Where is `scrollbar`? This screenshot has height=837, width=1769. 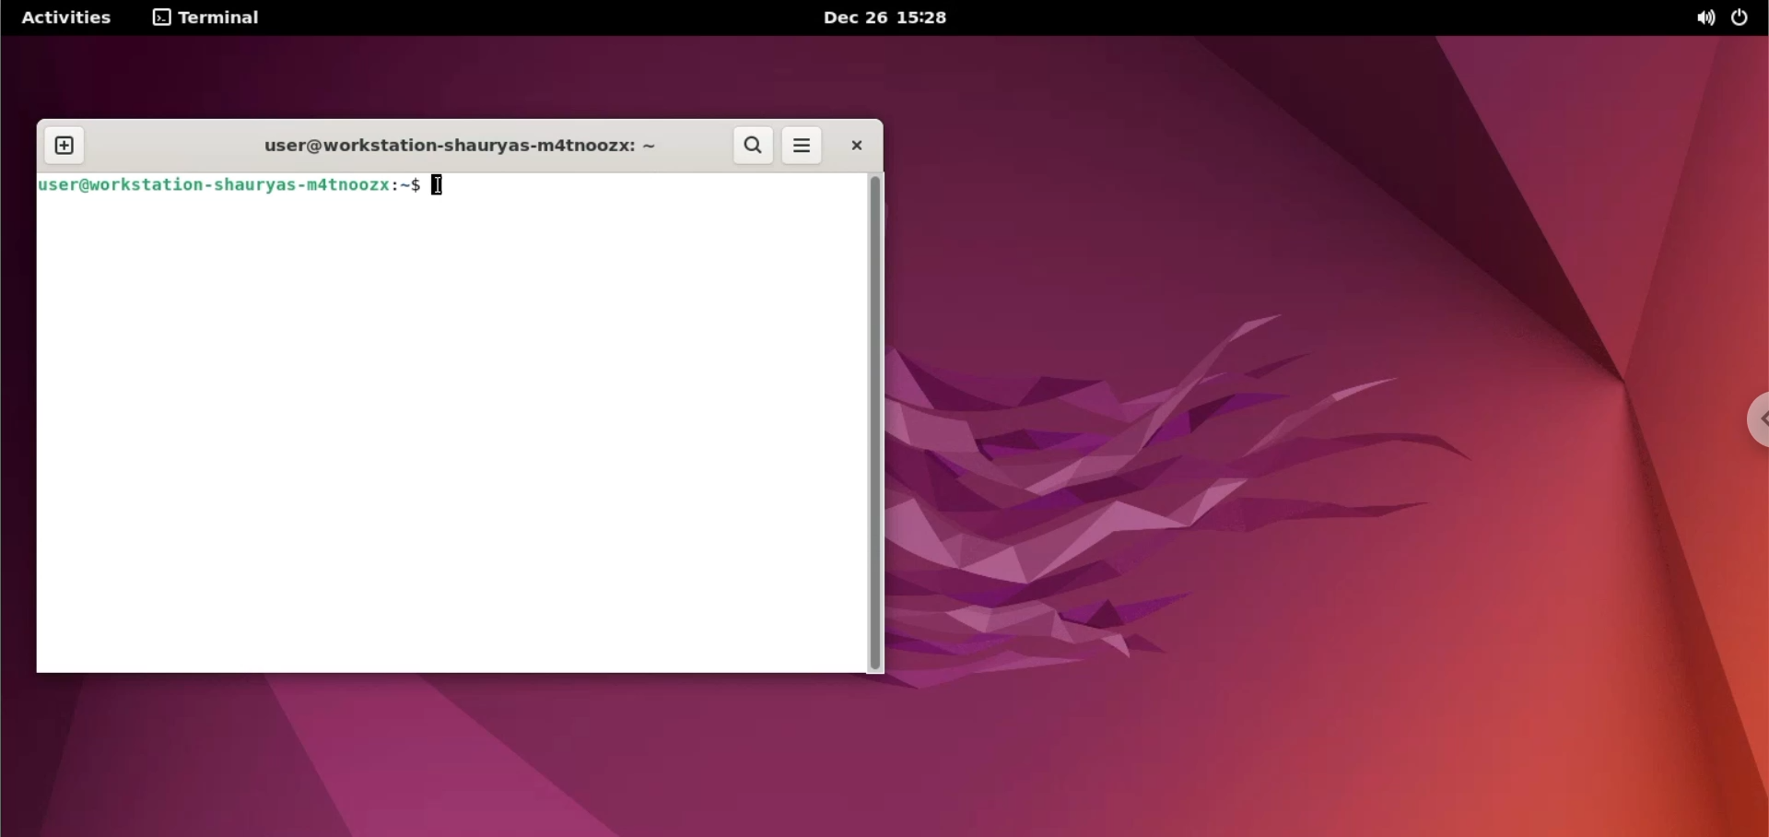 scrollbar is located at coordinates (873, 423).